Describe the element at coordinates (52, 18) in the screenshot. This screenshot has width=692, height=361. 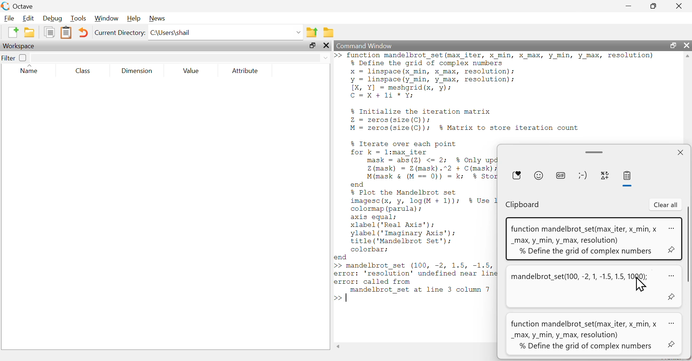
I see `Debug` at that location.